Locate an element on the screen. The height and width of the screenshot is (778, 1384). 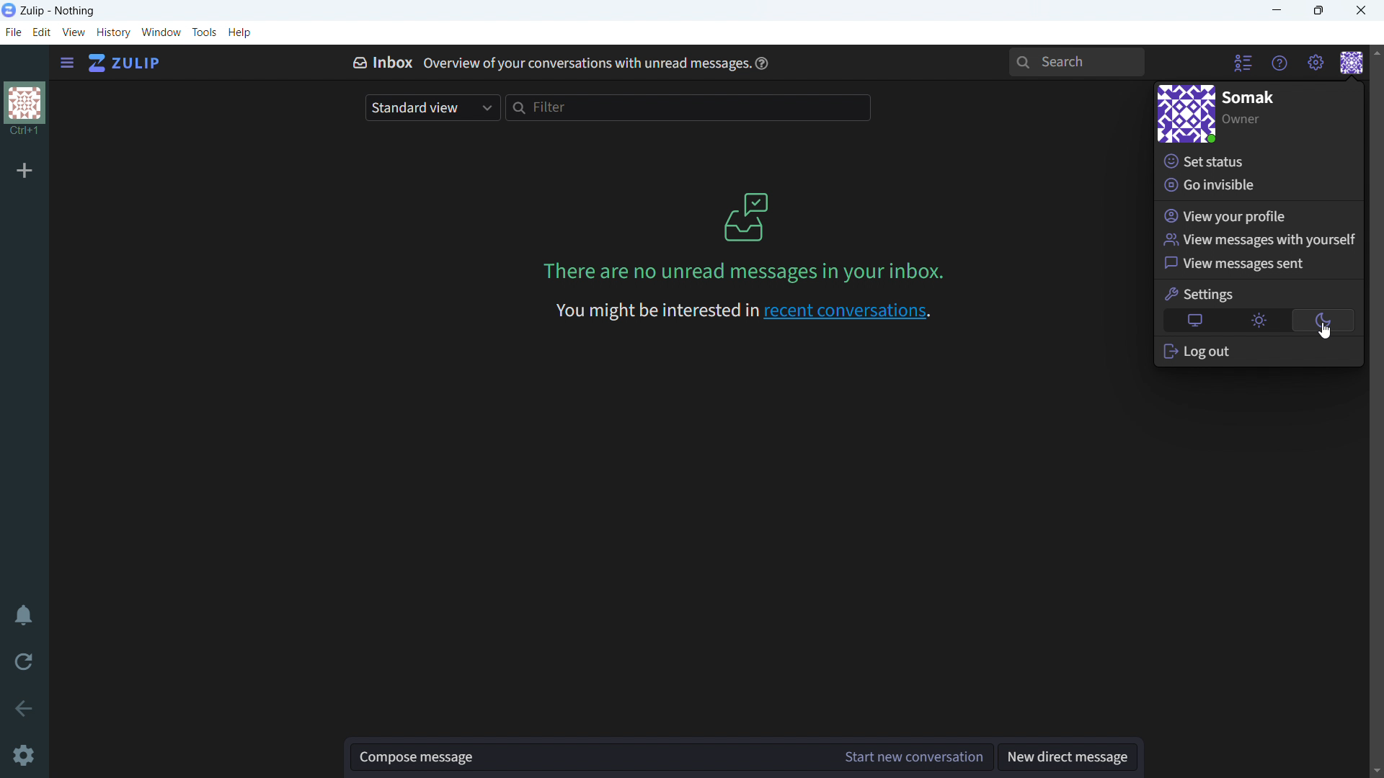
go back is located at coordinates (23, 709).